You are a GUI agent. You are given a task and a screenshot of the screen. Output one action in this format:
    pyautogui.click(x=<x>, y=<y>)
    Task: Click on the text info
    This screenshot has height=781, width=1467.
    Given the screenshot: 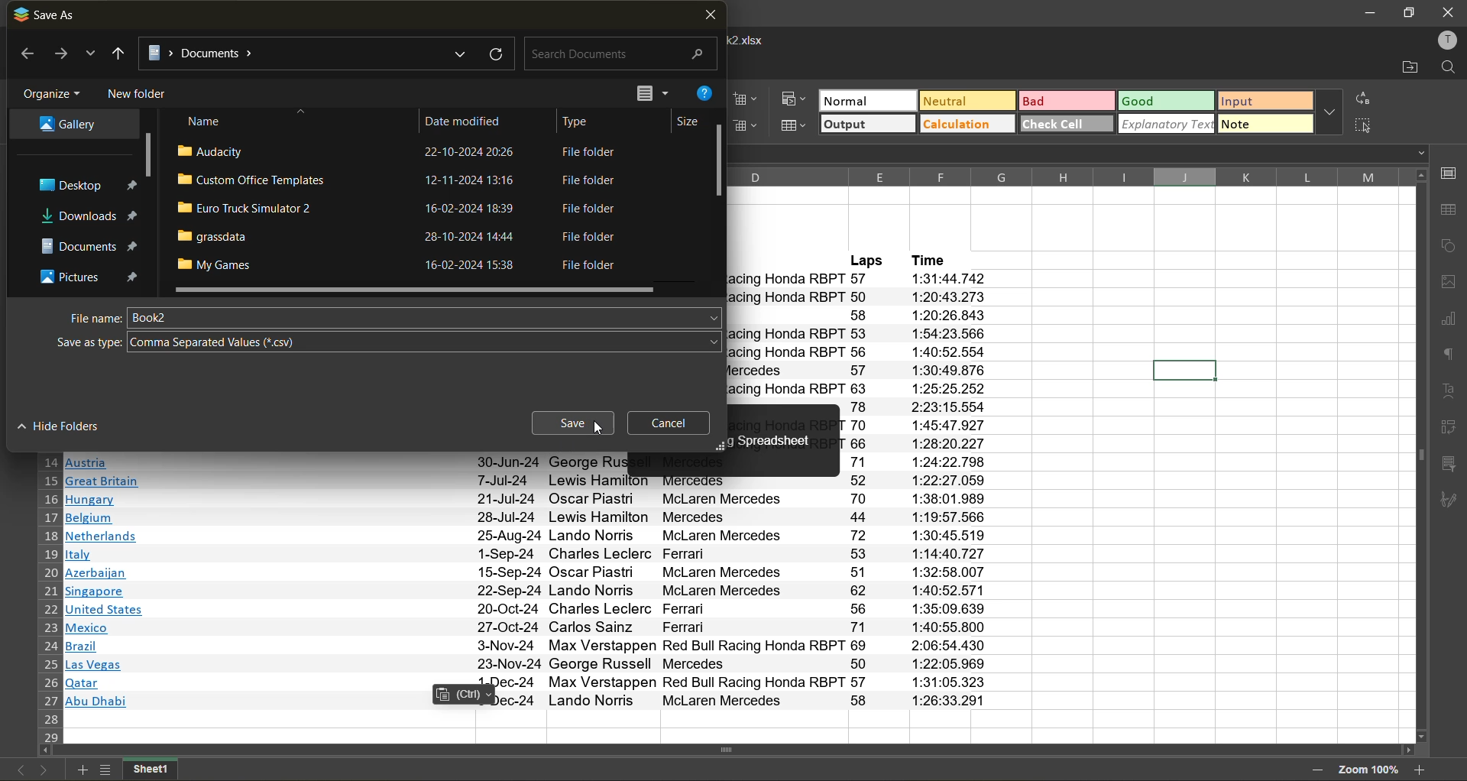 What is the action you would take?
    pyautogui.click(x=527, y=518)
    